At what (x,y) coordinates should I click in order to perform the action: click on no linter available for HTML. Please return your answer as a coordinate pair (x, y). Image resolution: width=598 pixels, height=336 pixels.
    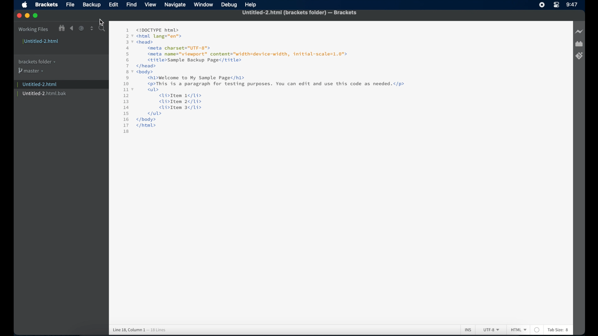
    Looking at the image, I should click on (537, 330).